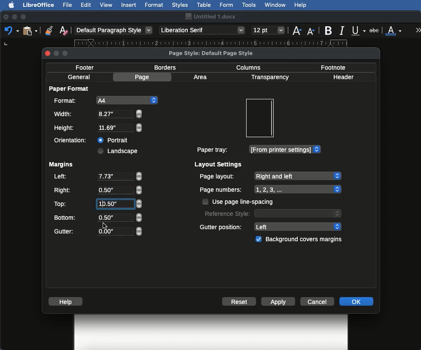 The width and height of the screenshot is (421, 350). I want to click on Clear formatting, so click(64, 30).